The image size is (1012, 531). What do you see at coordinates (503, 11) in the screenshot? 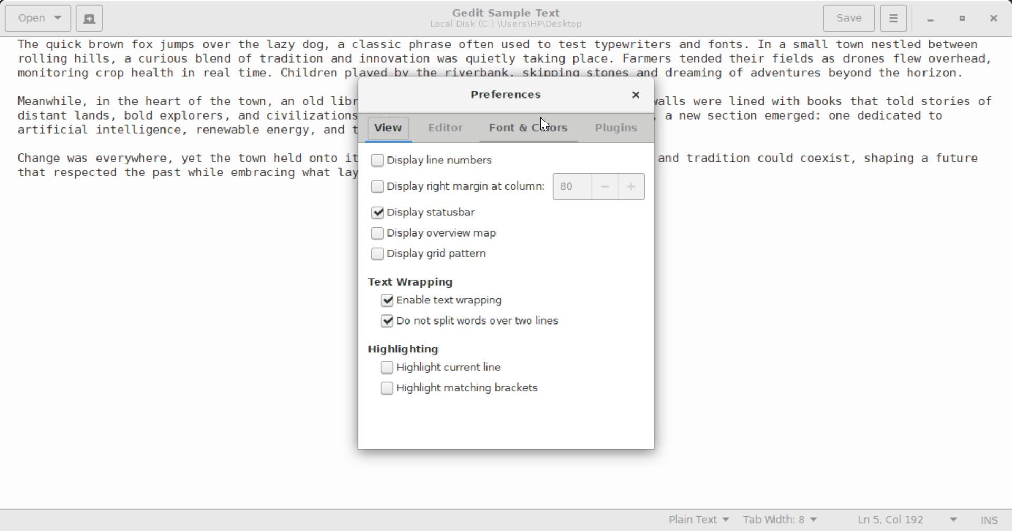
I see `Gedit Sample Text` at bounding box center [503, 11].